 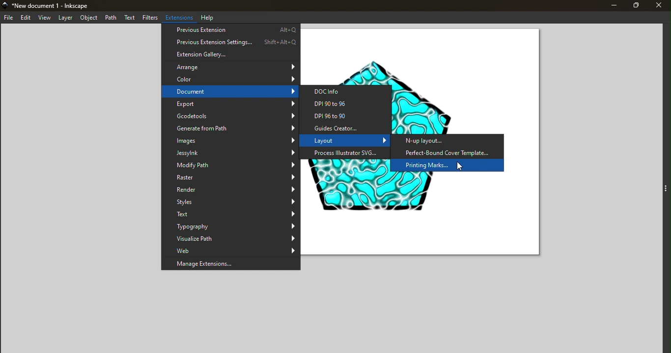 I want to click on Typography, so click(x=231, y=227).